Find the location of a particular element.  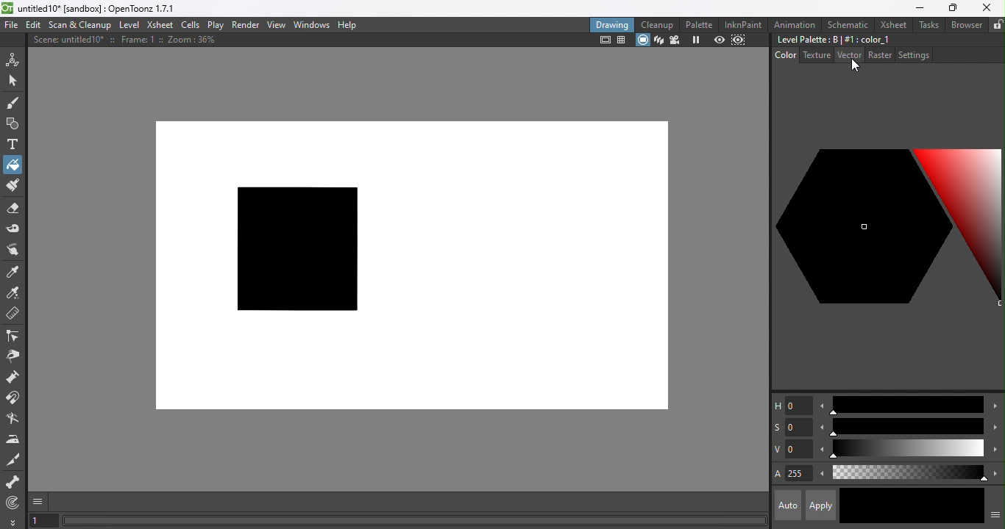

Browser is located at coordinates (966, 24).